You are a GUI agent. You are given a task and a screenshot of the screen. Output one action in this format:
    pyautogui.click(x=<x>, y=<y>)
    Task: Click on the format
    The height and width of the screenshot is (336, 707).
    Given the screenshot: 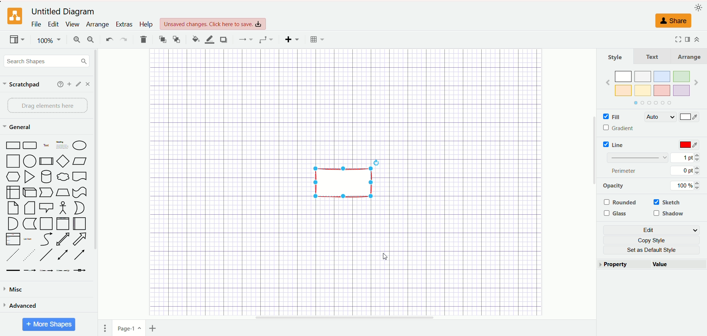 What is the action you would take?
    pyautogui.click(x=688, y=40)
    